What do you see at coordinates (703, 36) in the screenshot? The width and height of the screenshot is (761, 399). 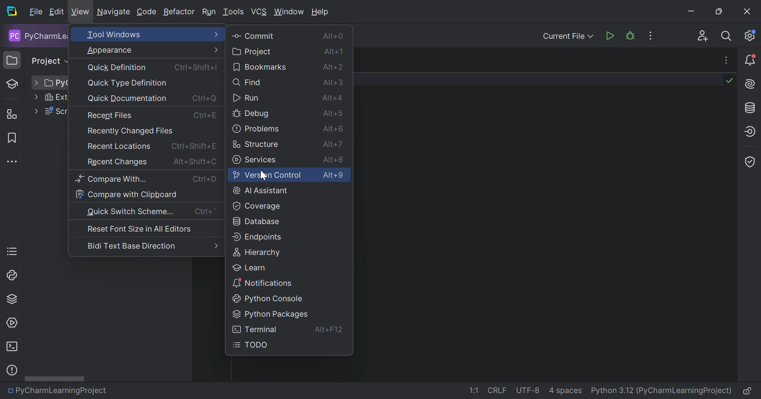 I see `Code with me` at bounding box center [703, 36].